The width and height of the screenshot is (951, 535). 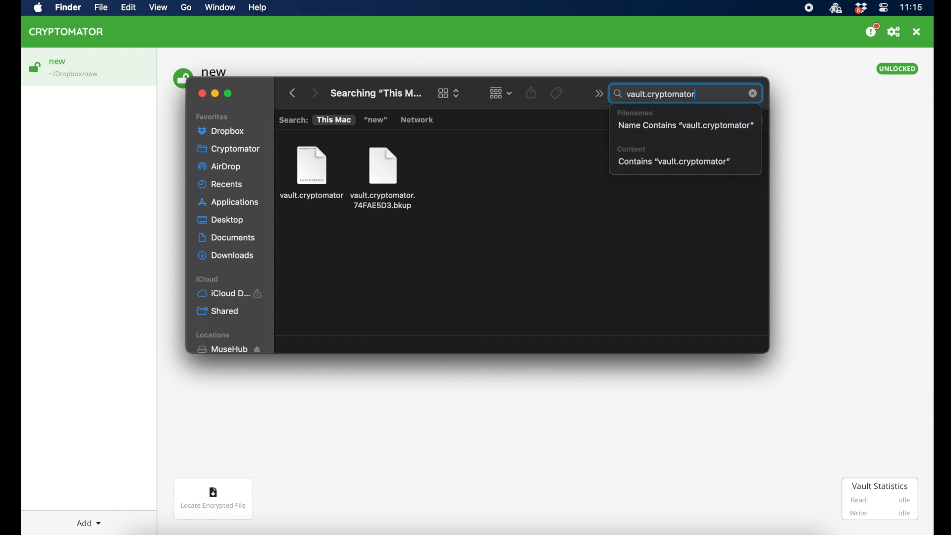 I want to click on maximize, so click(x=228, y=93).